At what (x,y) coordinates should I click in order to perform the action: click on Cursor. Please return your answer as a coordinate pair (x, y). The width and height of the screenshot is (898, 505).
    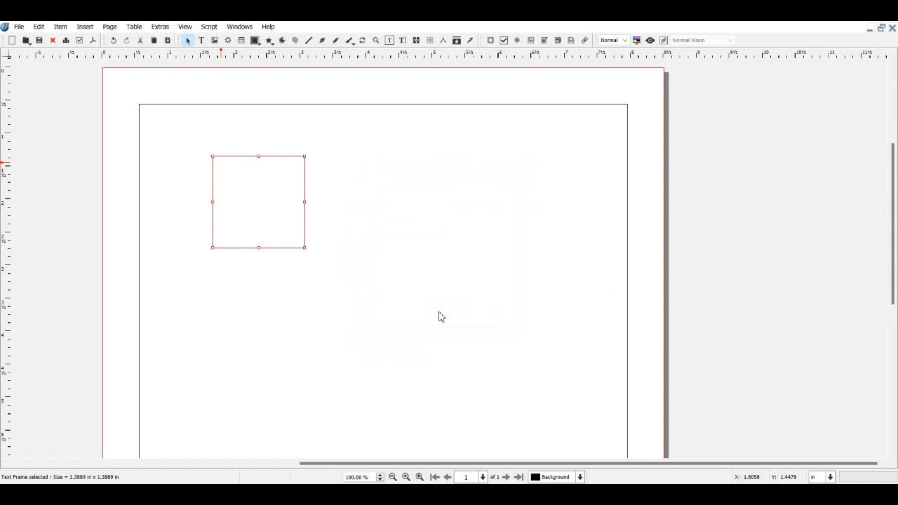
    Looking at the image, I should click on (439, 318).